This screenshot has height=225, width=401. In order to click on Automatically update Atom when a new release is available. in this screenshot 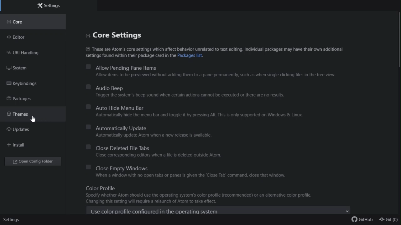, I will do `click(154, 135)`.